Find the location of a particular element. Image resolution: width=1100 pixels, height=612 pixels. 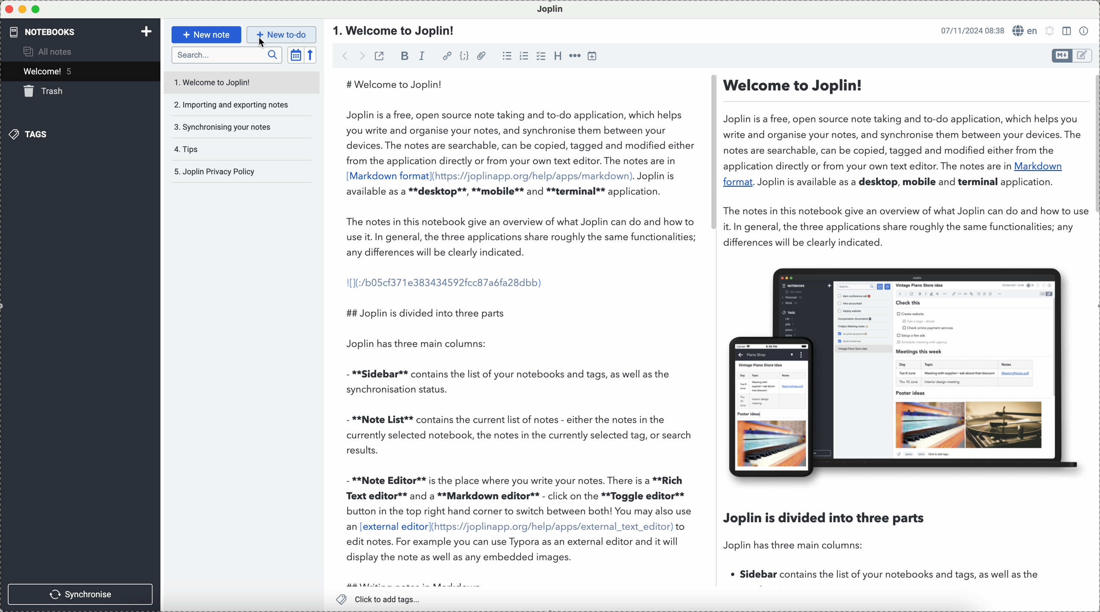

vertical scroll bar is located at coordinates (1093, 144).